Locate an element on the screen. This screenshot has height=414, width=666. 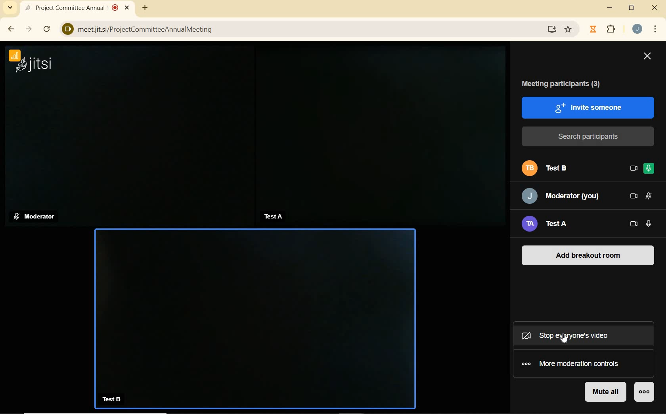
MEETING PARTICIPANTS (3) is located at coordinates (566, 84).